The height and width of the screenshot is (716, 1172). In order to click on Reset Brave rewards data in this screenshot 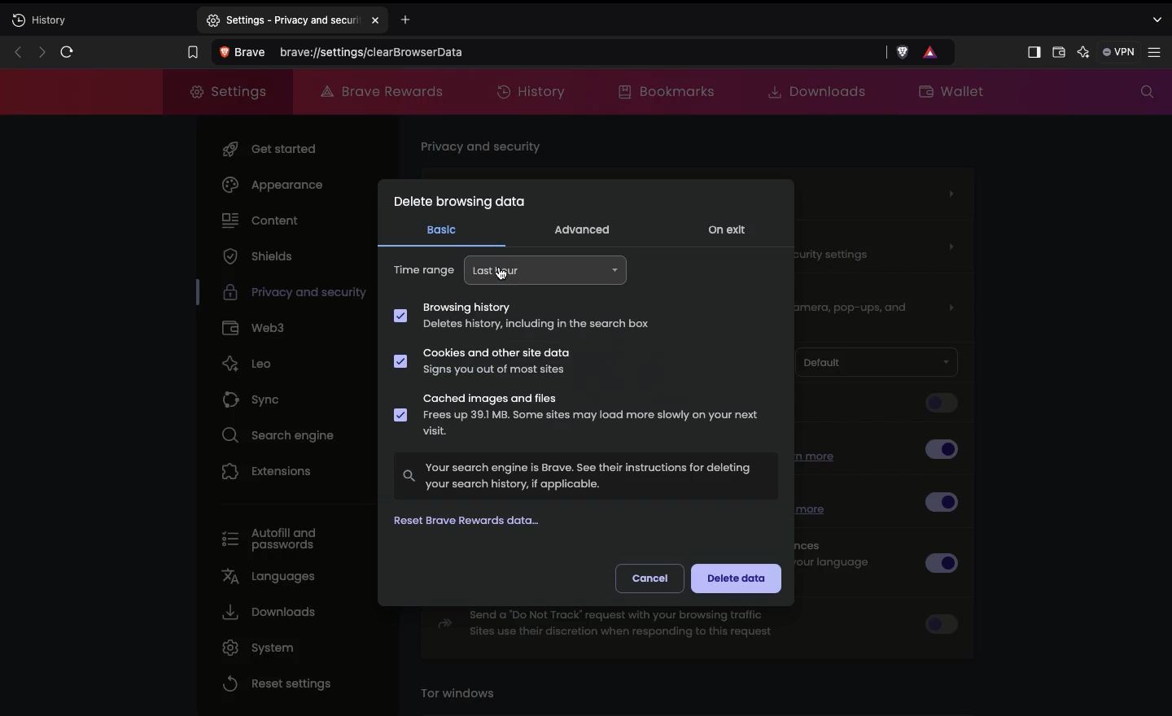, I will do `click(475, 522)`.